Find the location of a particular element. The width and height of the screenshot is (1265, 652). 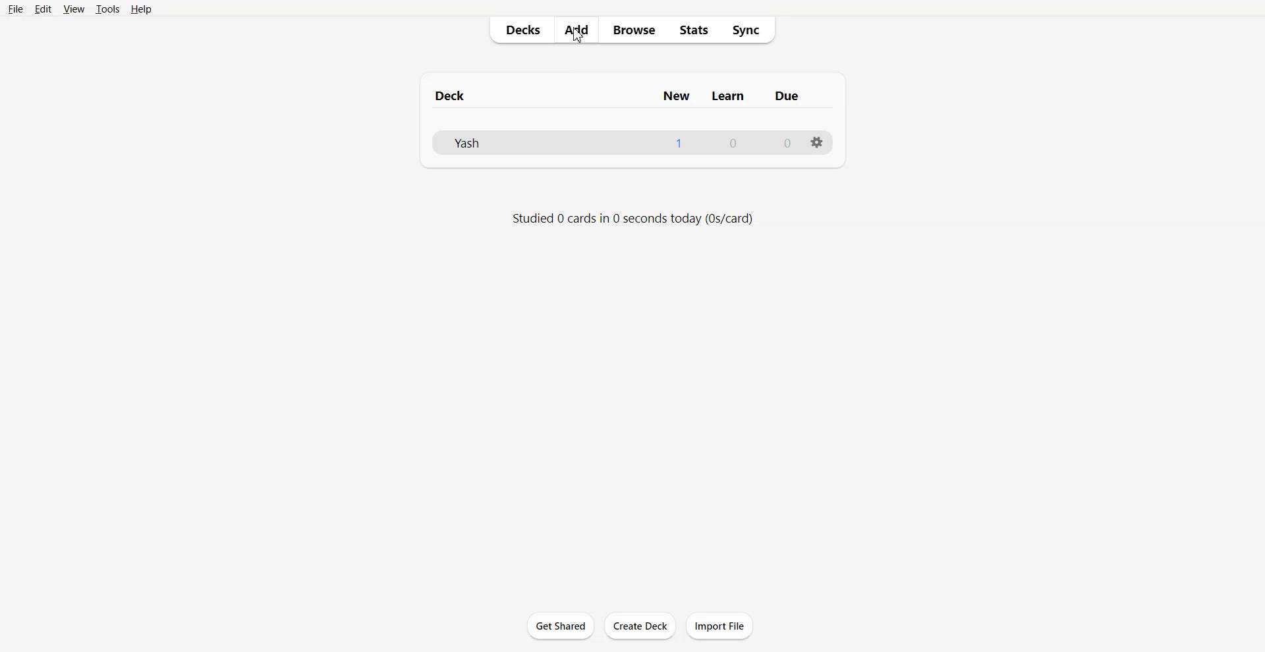

Get Shared is located at coordinates (561, 626).